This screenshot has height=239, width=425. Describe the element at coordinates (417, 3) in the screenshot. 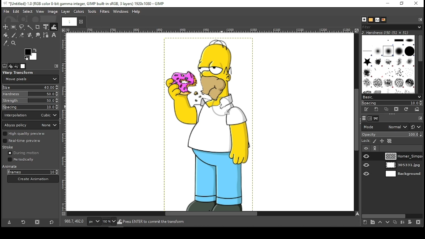

I see `close window` at that location.